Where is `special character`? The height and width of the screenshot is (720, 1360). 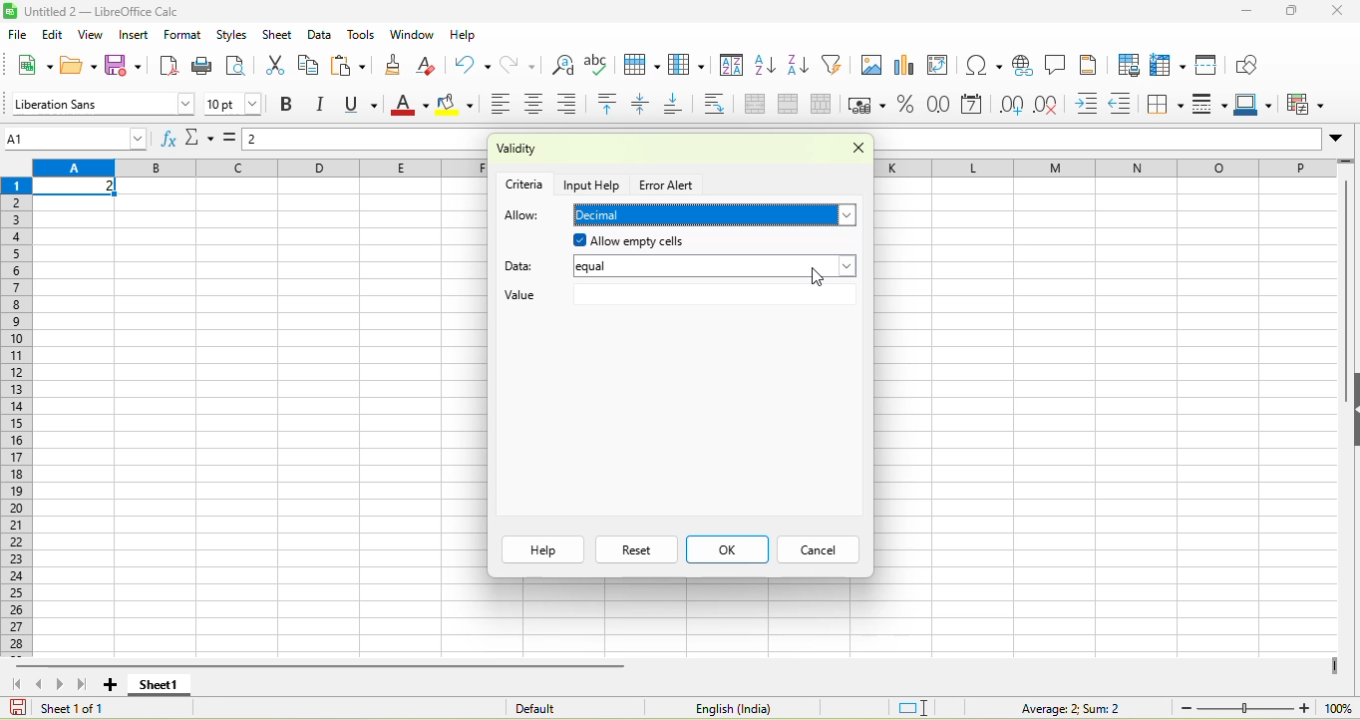
special character is located at coordinates (980, 65).